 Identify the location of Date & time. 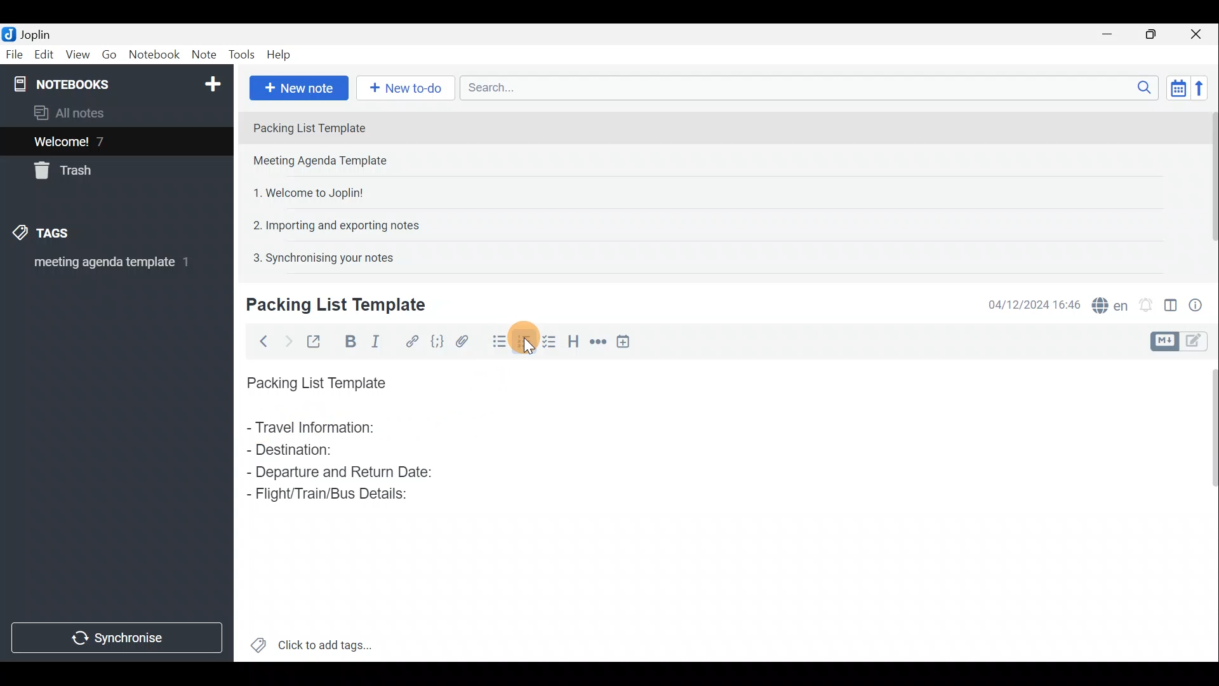
(1034, 304).